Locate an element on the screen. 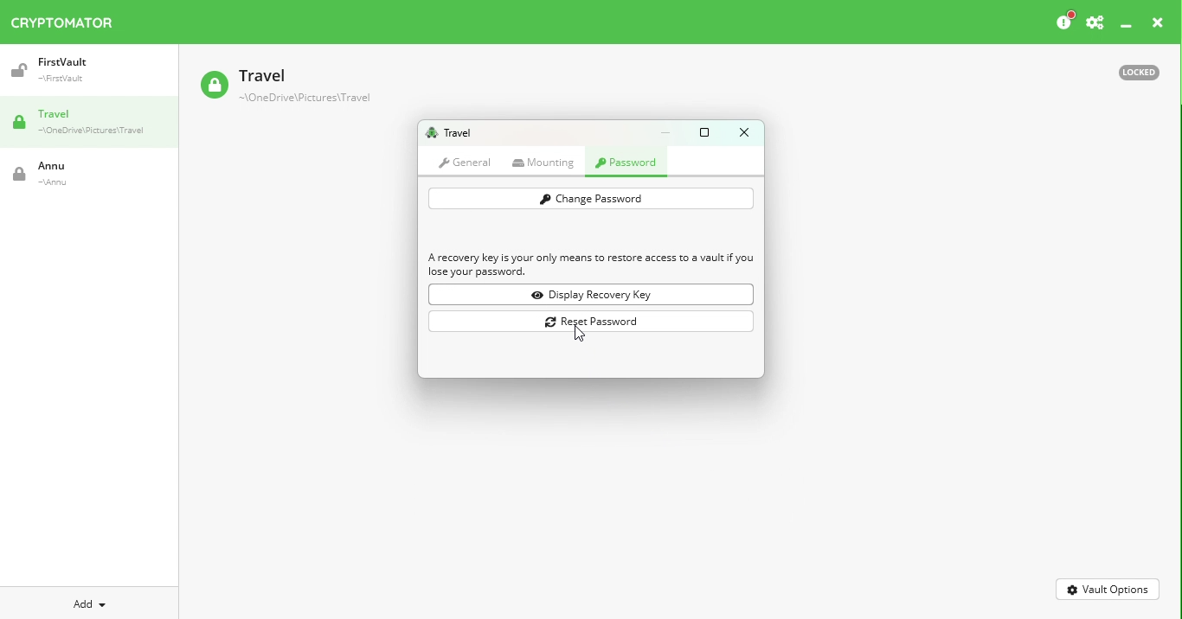 This screenshot has height=619, width=1182. Add new vault is located at coordinates (90, 602).